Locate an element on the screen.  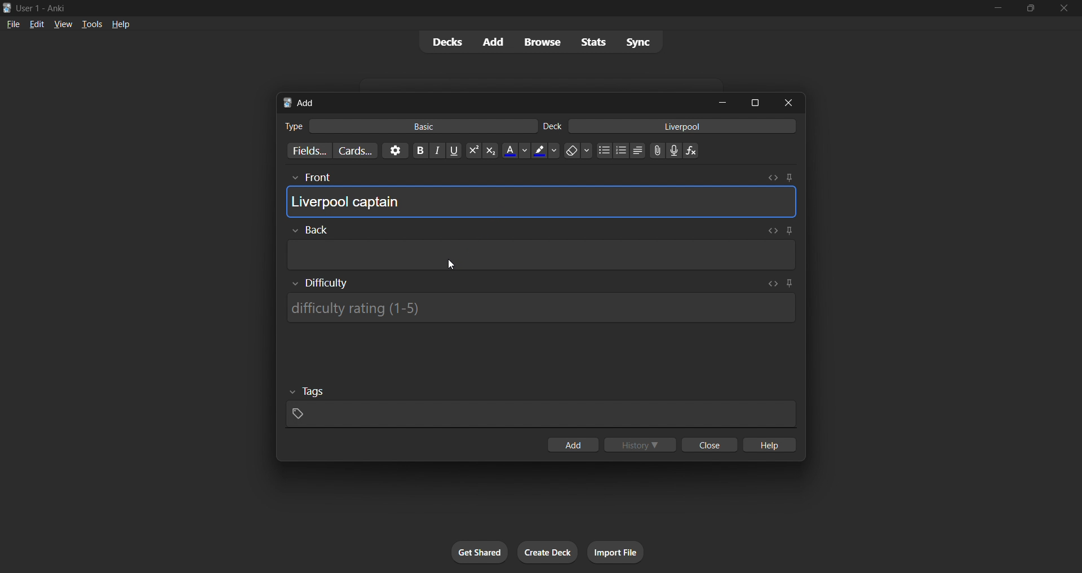
Text is located at coordinates (293, 126).